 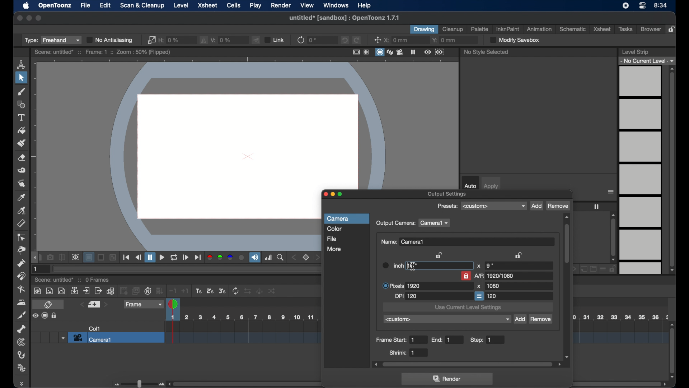 I want to click on col1, so click(x=95, y=328).